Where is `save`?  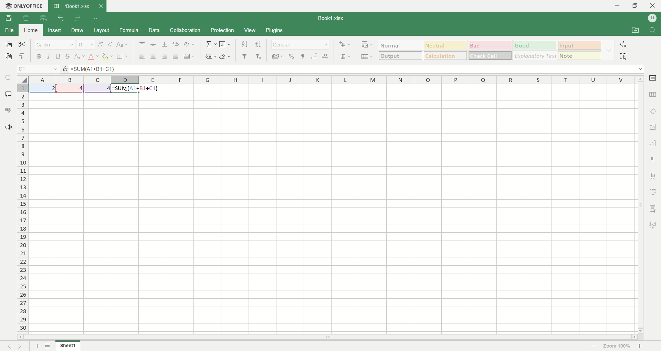
save is located at coordinates (9, 44).